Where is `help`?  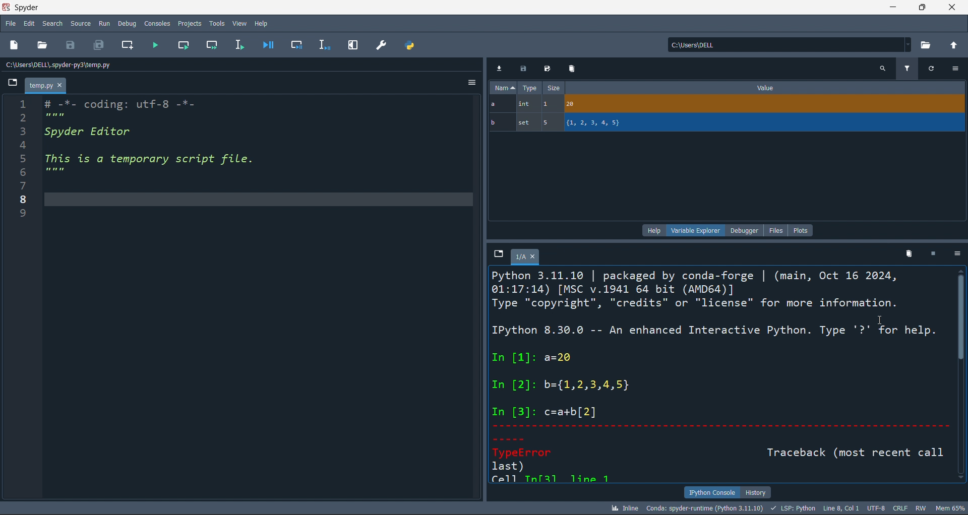
help is located at coordinates (652, 230).